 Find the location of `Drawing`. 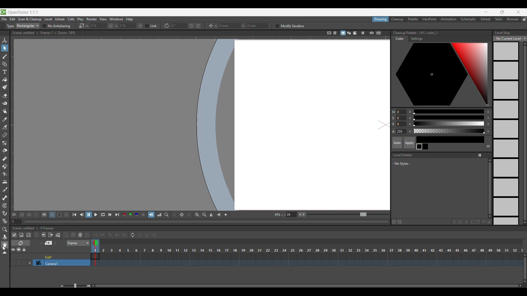

Drawing is located at coordinates (380, 19).